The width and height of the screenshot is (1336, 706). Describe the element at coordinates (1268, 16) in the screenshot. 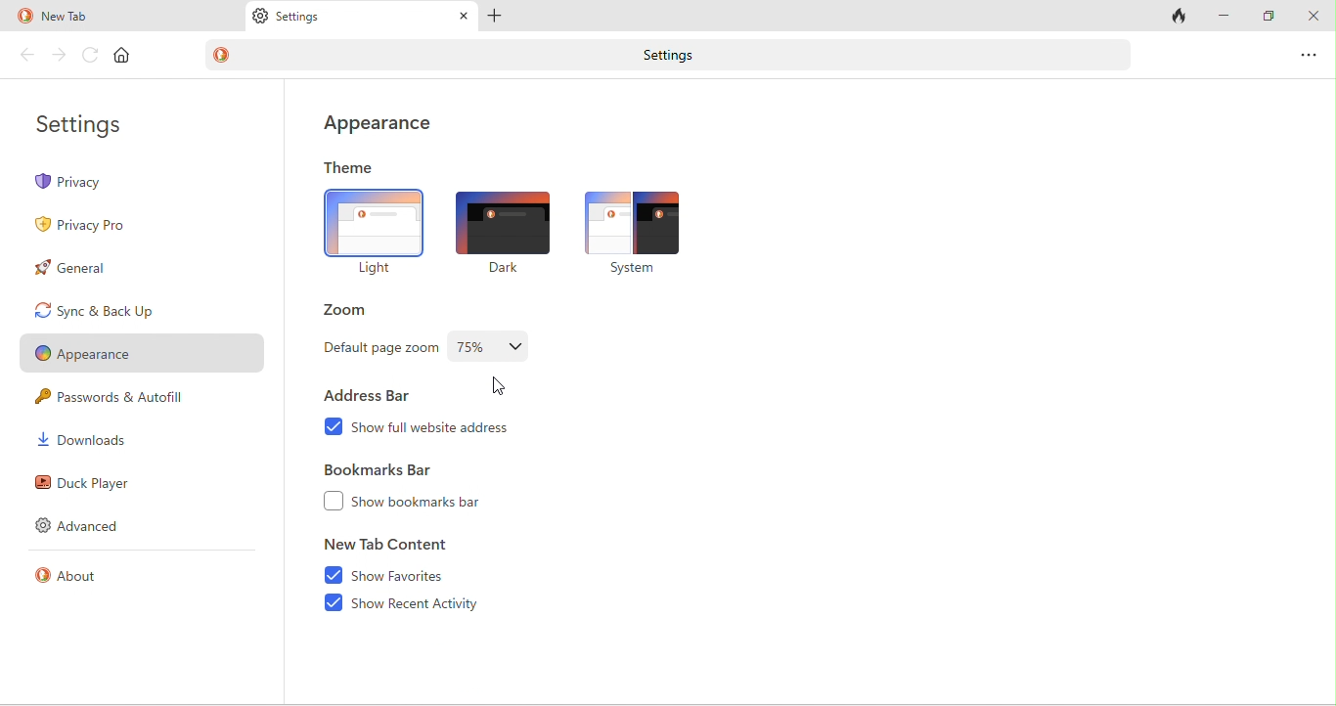

I see `maximize` at that location.